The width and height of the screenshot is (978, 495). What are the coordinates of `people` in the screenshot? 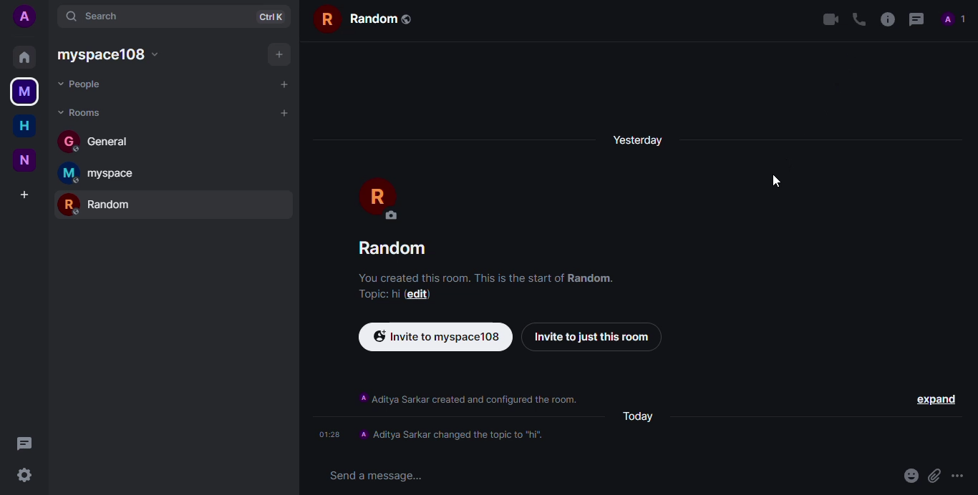 It's located at (84, 84).